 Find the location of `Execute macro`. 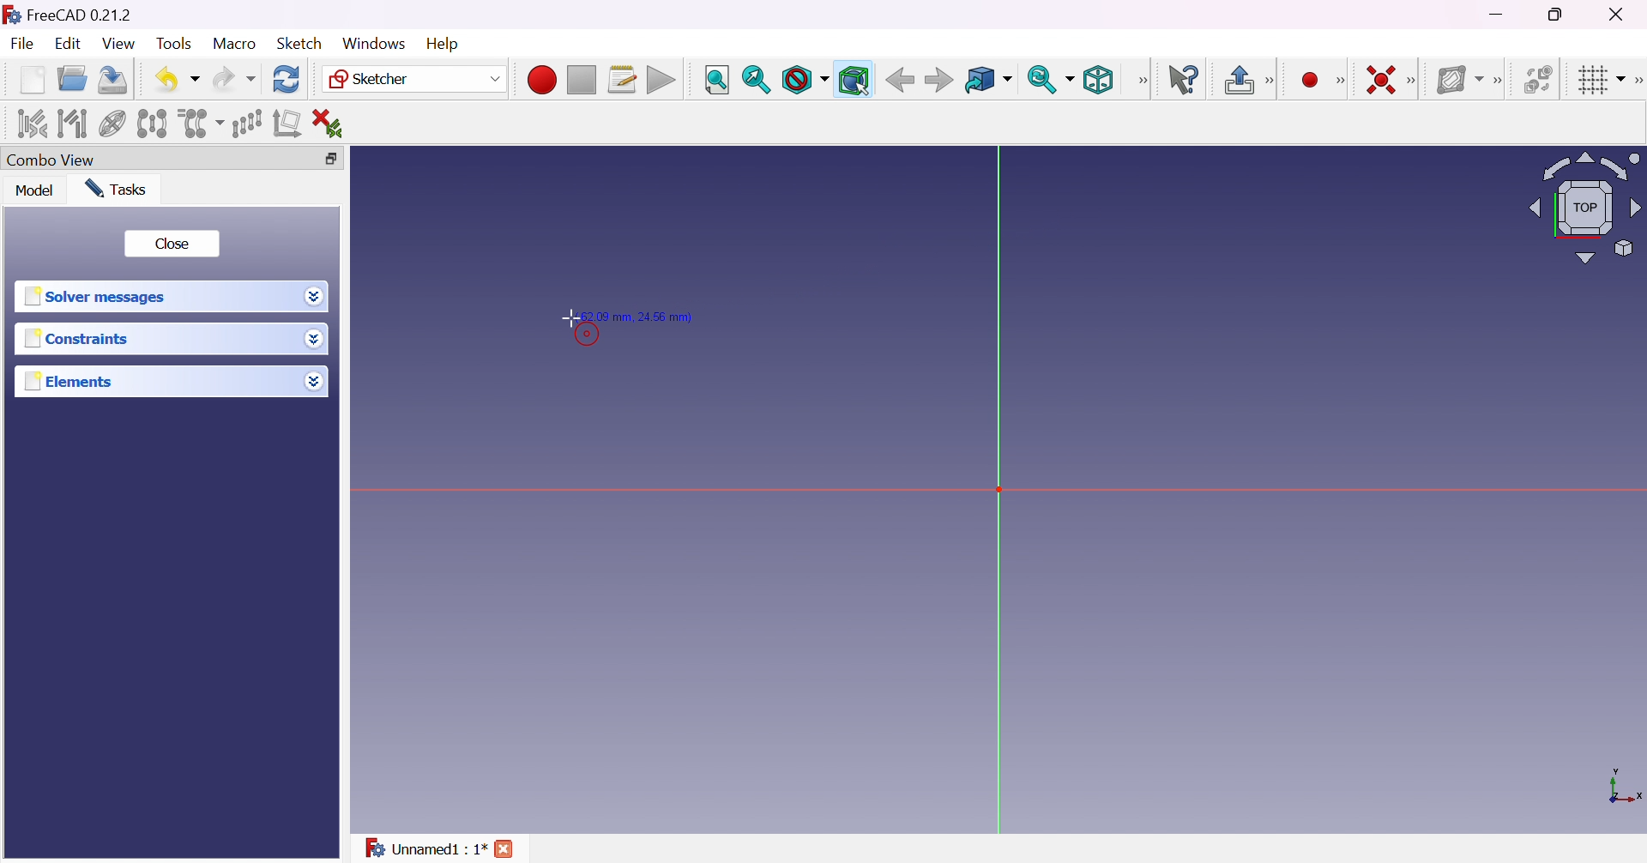

Execute macro is located at coordinates (661, 82).